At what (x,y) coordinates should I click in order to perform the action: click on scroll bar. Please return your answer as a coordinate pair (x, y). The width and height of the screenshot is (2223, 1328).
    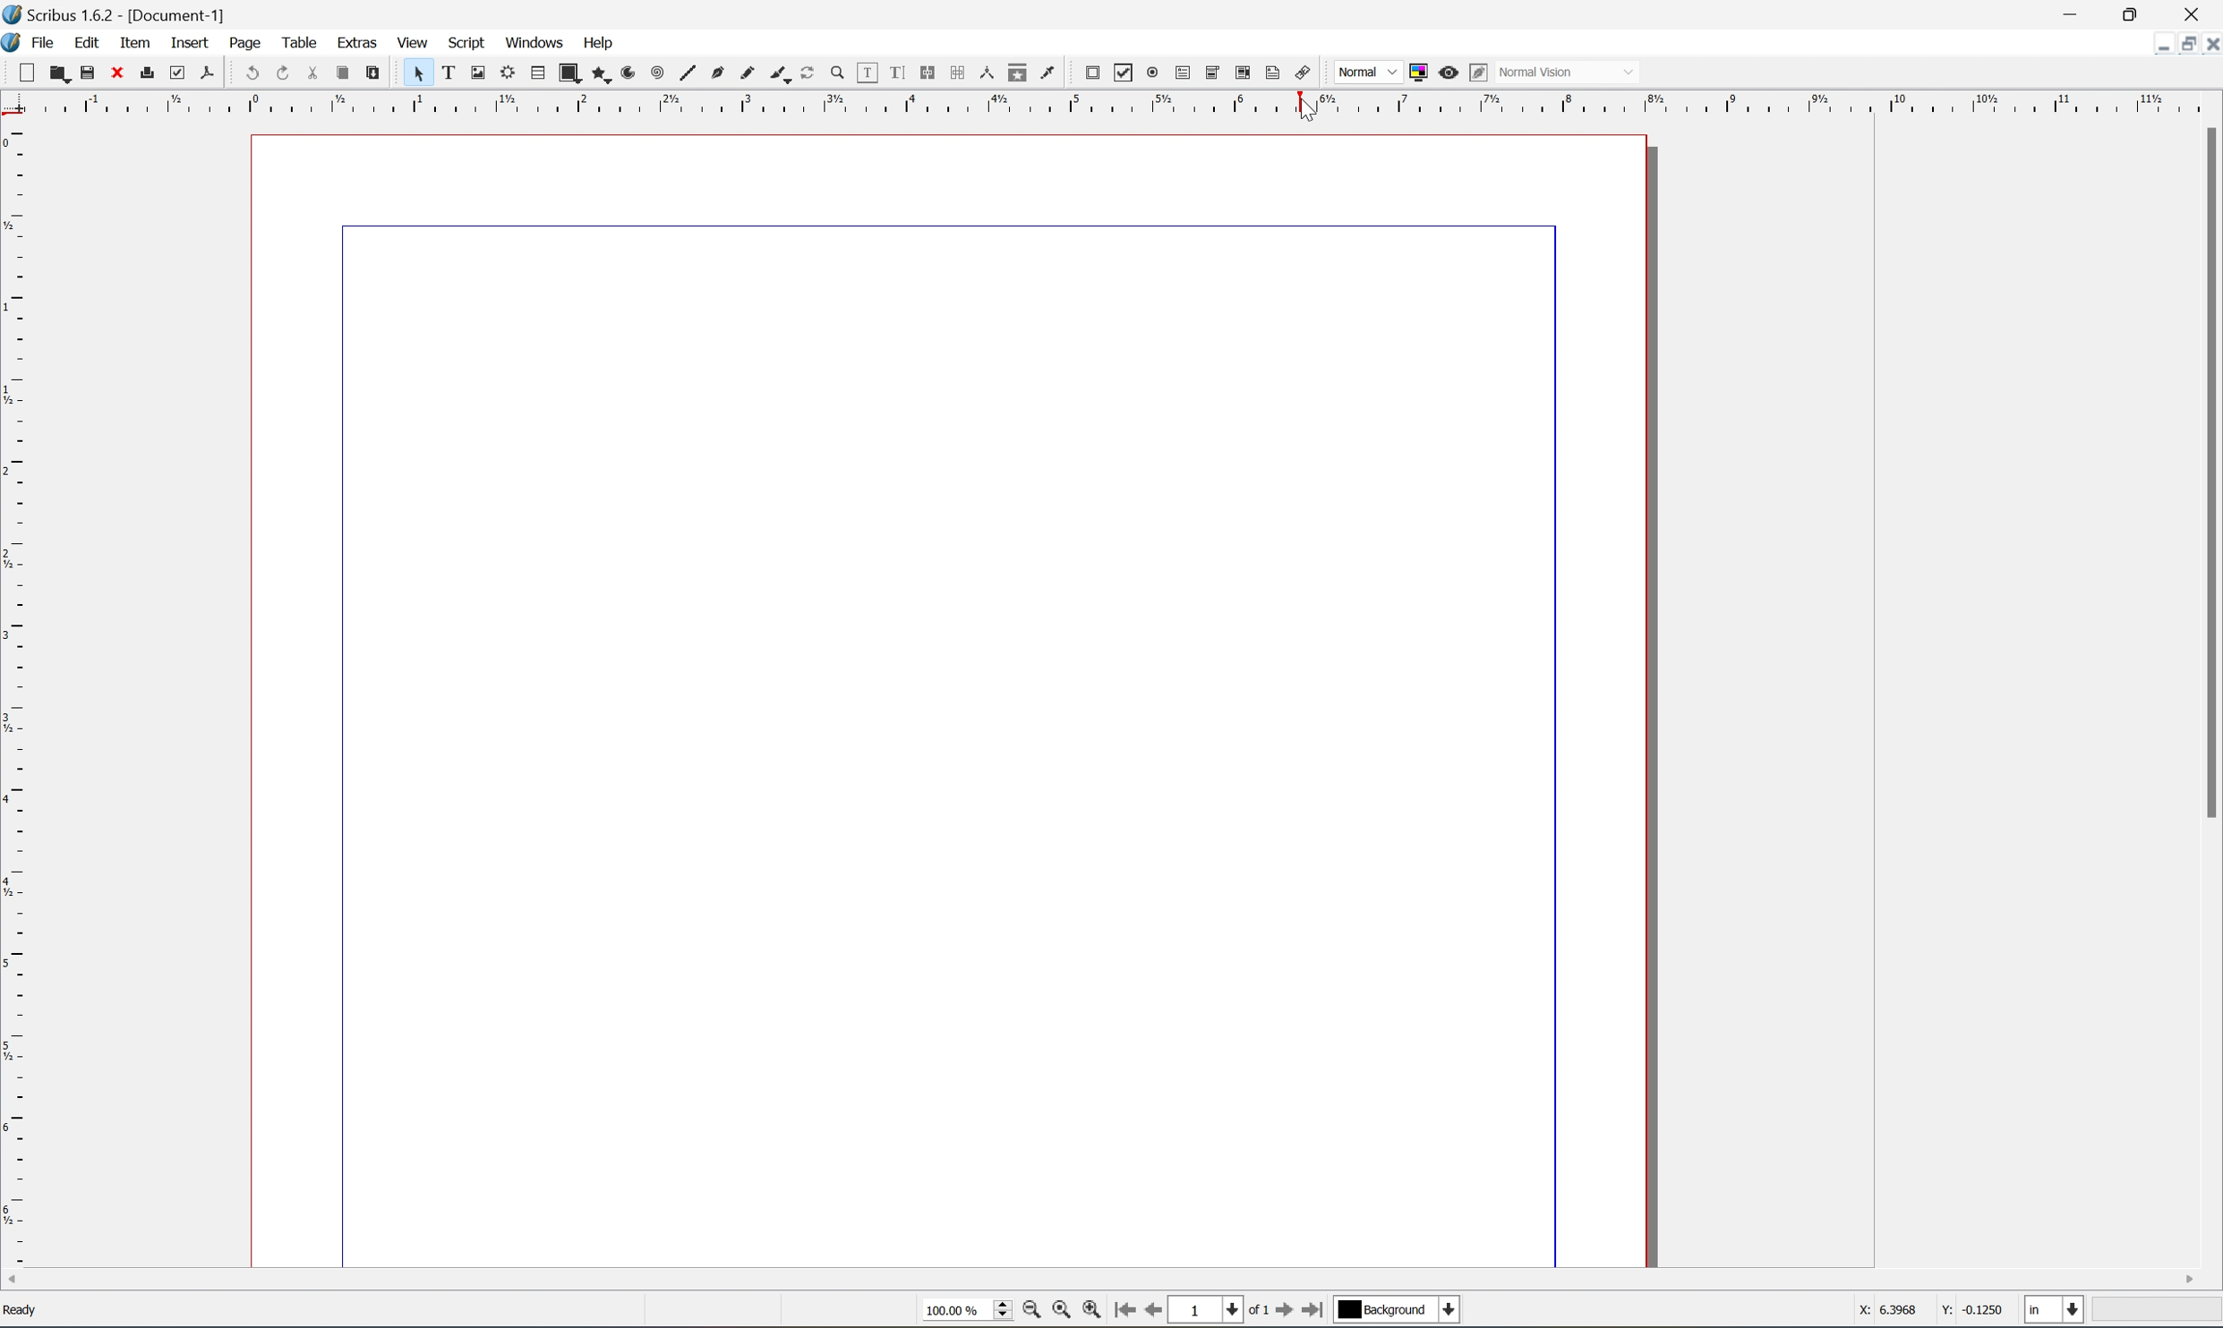
    Looking at the image, I should click on (1099, 1281).